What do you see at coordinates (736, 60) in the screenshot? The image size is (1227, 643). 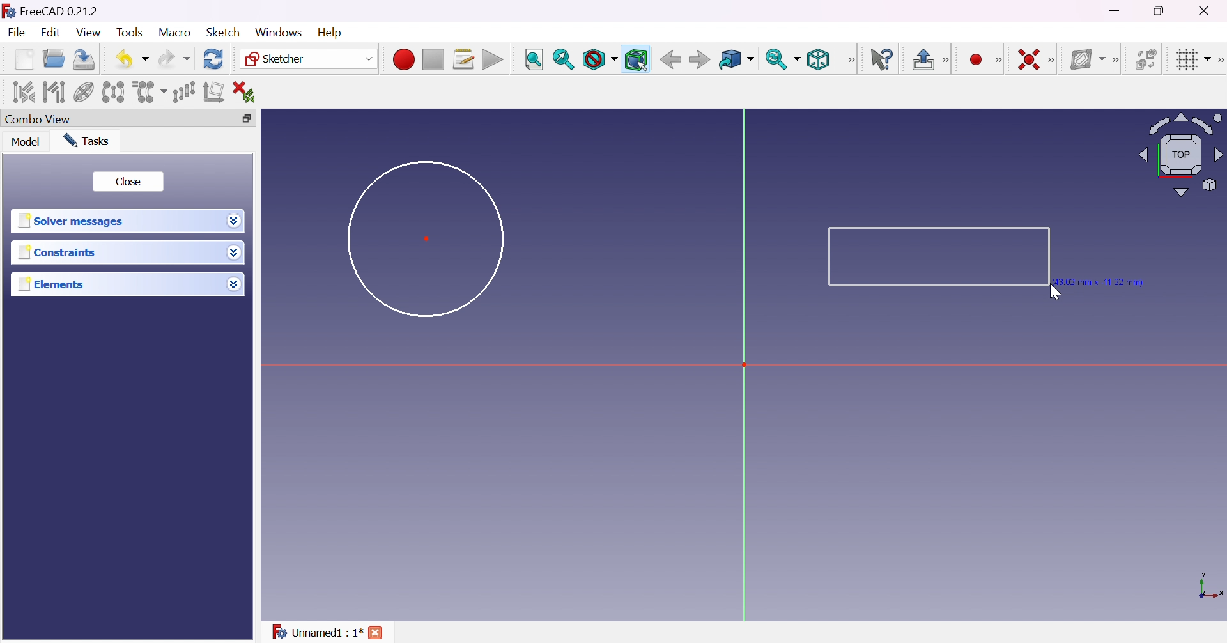 I see `Go to linked object` at bounding box center [736, 60].